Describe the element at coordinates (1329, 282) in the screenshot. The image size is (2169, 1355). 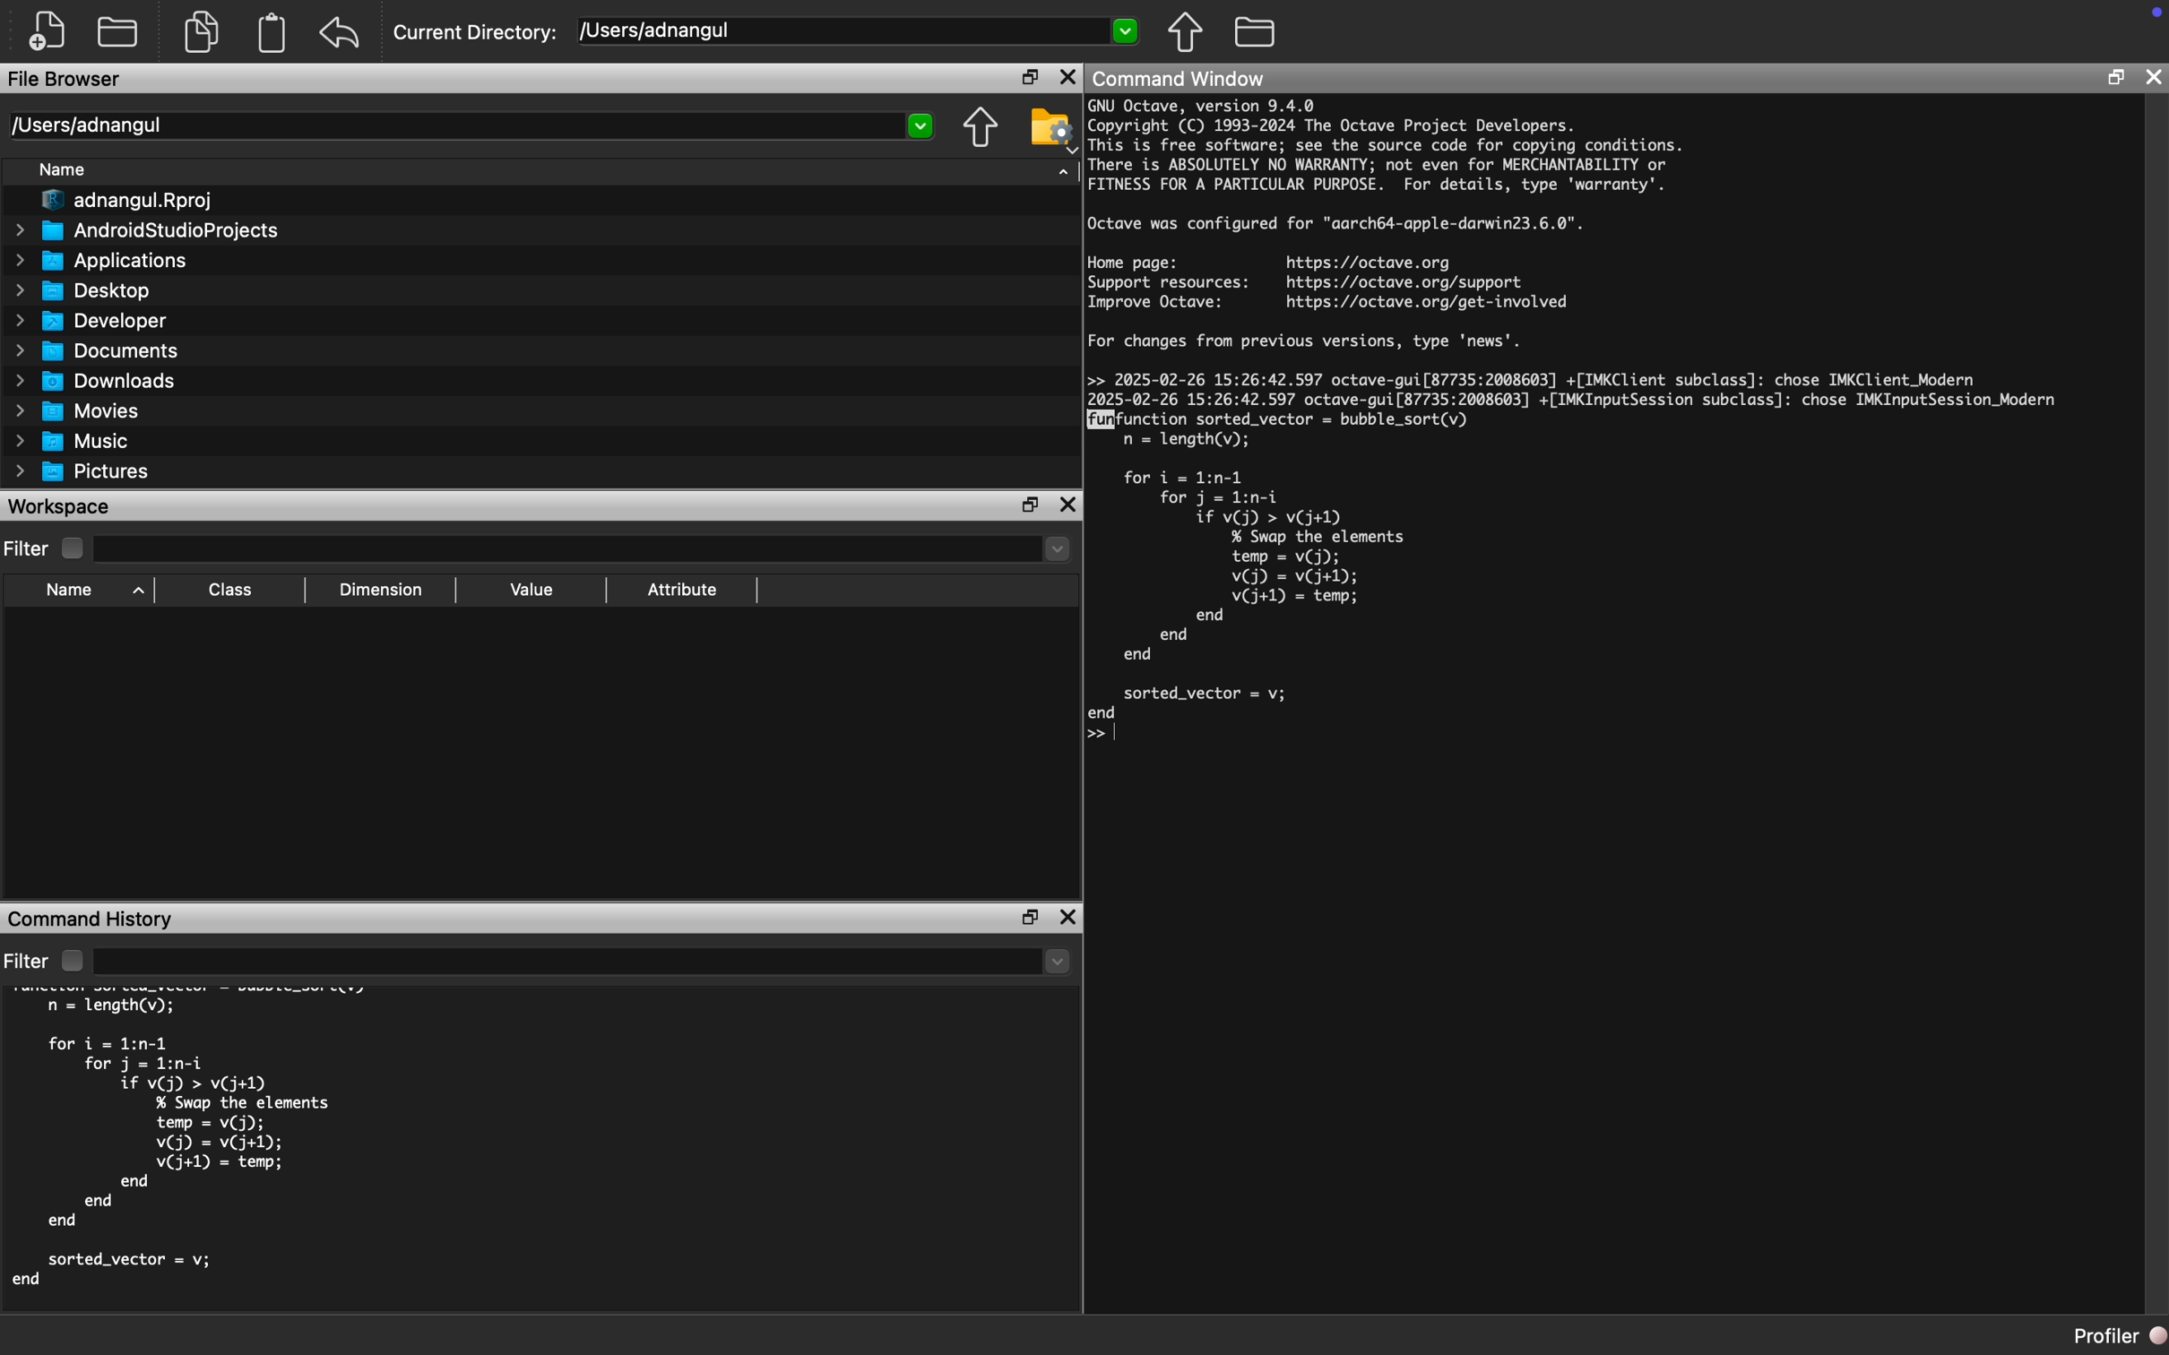
I see `Home page: https://octave.org
Support resources: https://octave.org/support
Improve Octave: https://octave.org/get-involved` at that location.